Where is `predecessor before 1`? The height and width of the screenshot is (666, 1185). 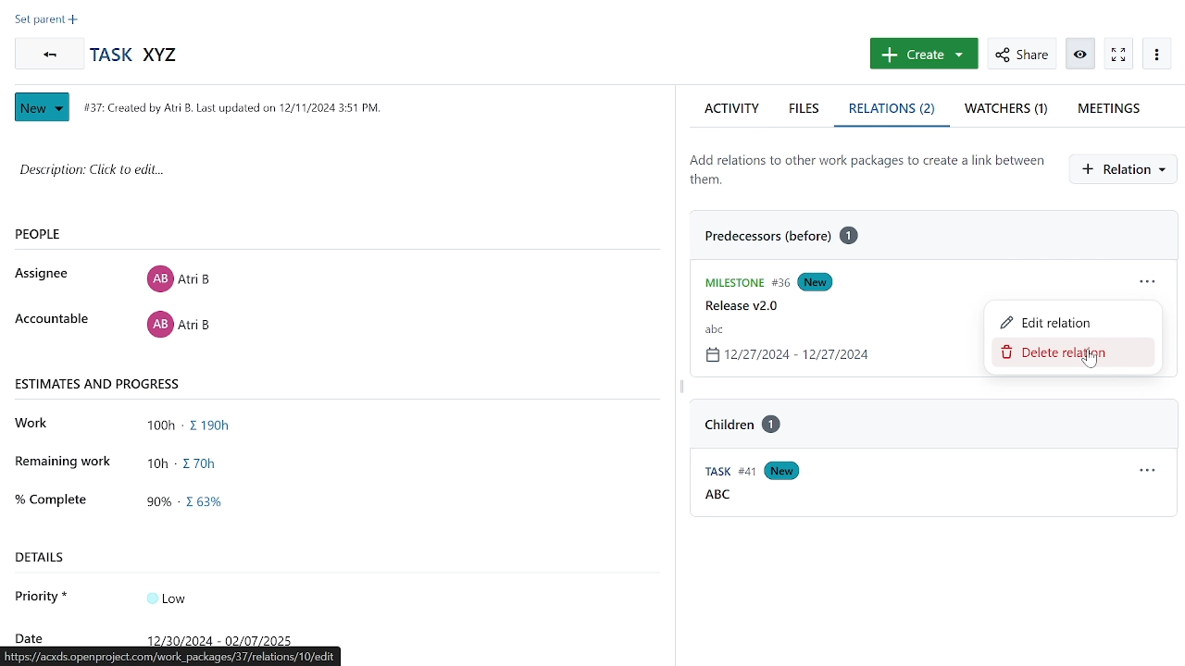
predecessor before 1 is located at coordinates (789, 237).